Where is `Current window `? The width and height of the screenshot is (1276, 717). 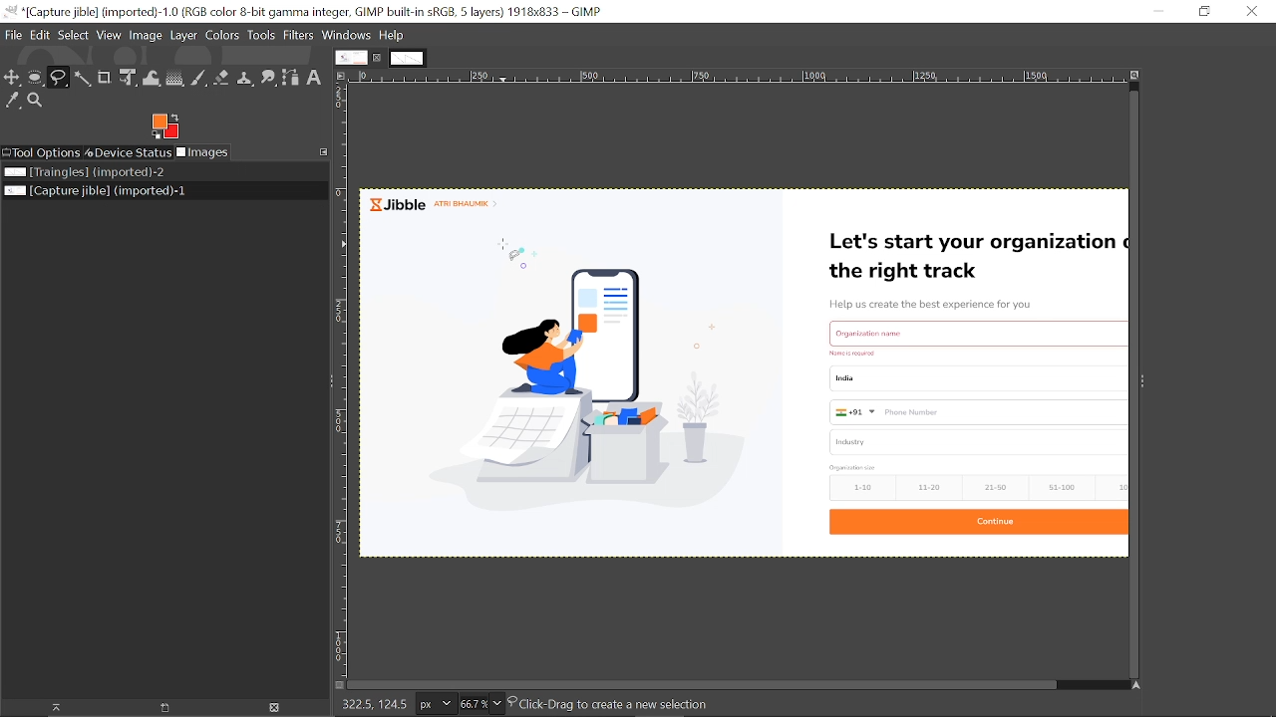 Current window  is located at coordinates (309, 12).